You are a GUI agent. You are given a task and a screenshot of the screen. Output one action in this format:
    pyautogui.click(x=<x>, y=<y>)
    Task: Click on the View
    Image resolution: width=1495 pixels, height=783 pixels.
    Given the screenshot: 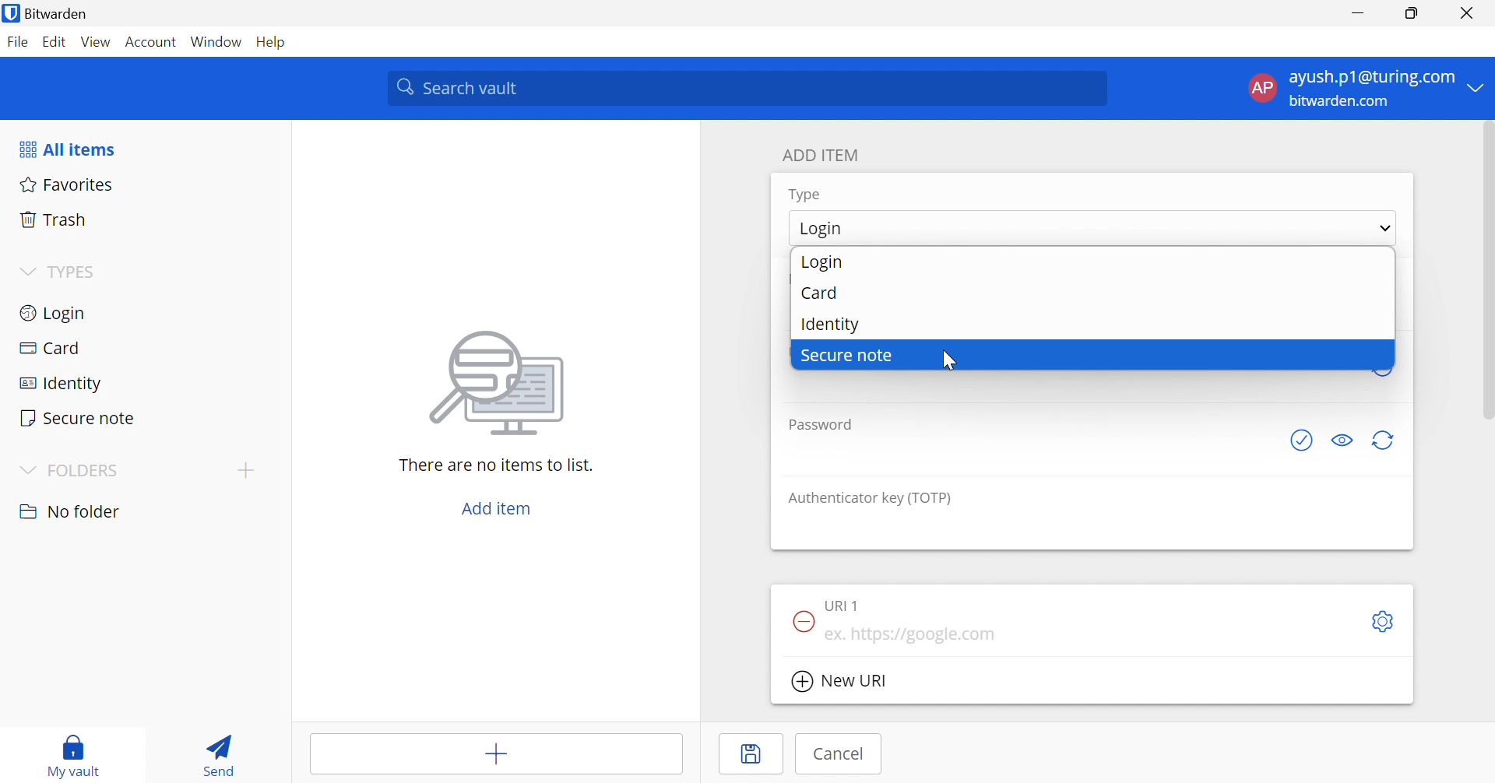 What is the action you would take?
    pyautogui.click(x=97, y=44)
    